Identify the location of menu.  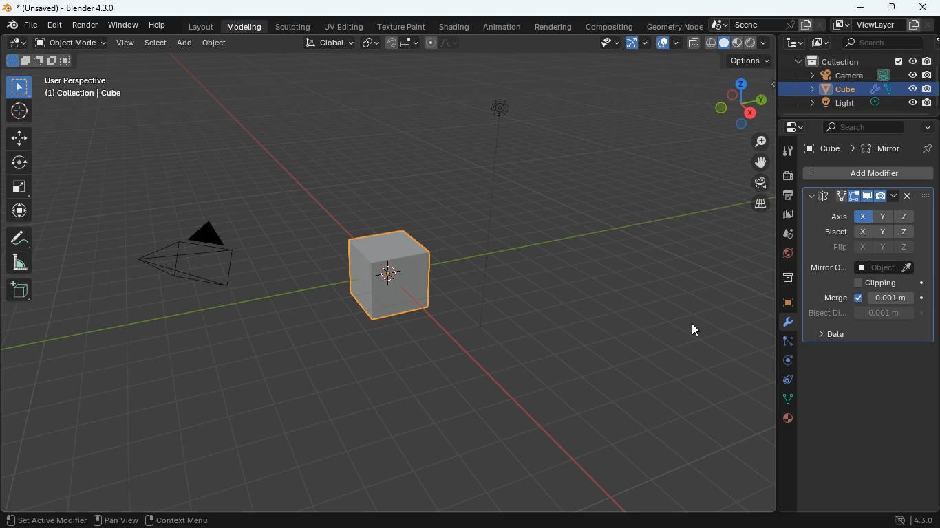
(178, 519).